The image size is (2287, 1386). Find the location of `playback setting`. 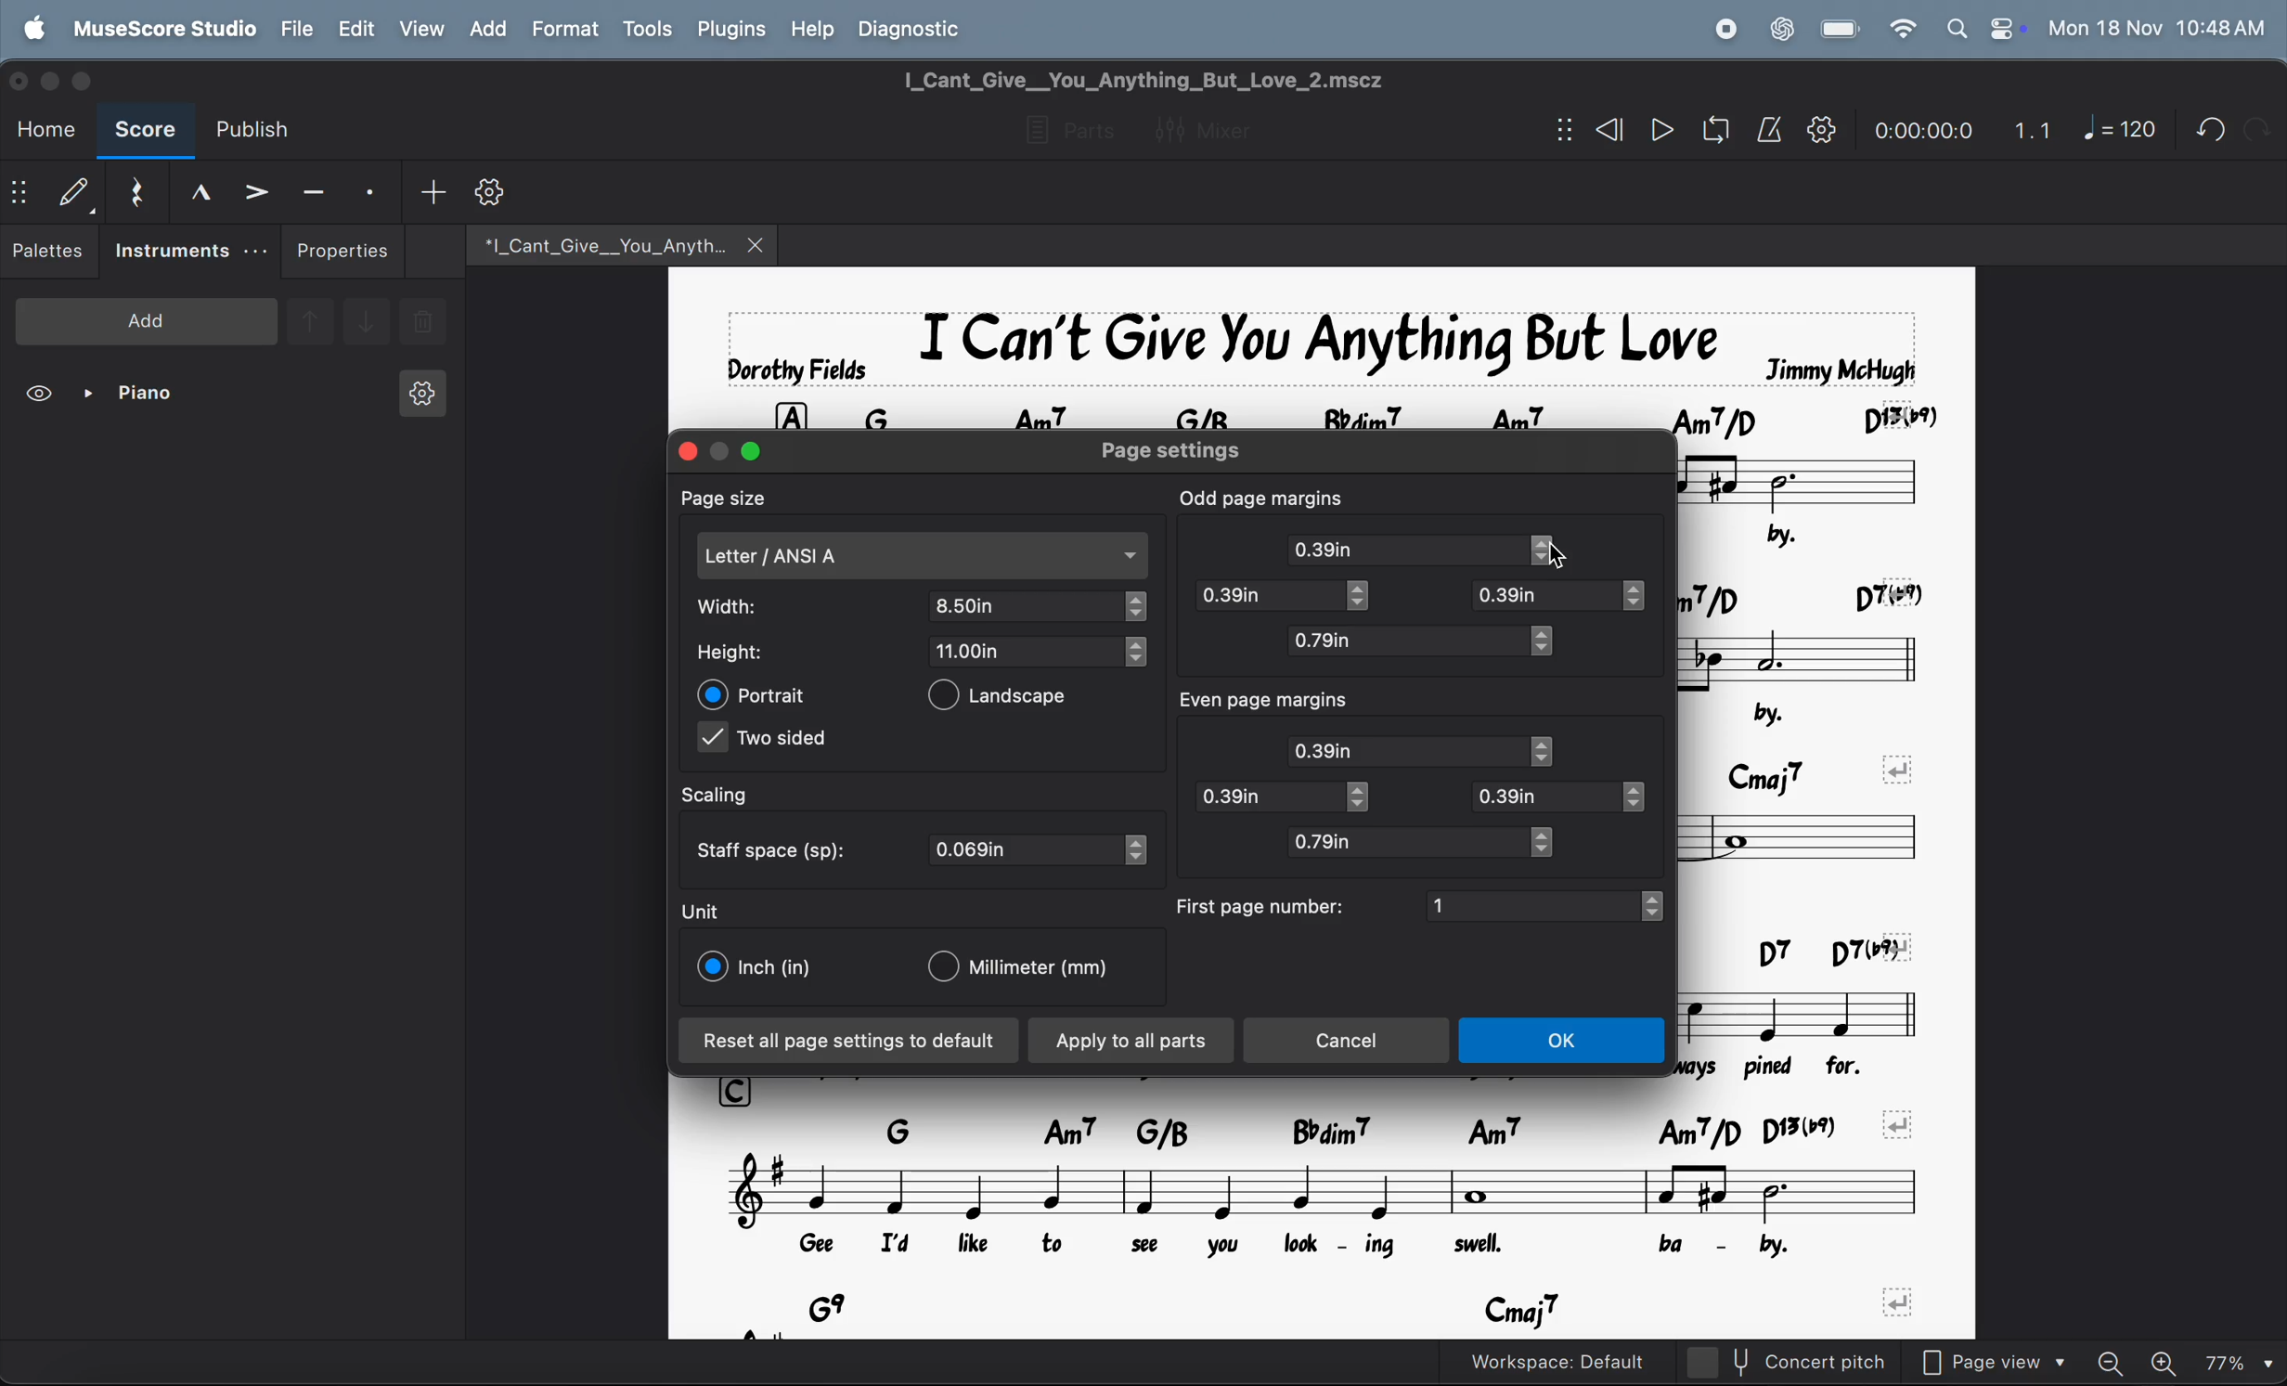

playback setting is located at coordinates (1821, 129).